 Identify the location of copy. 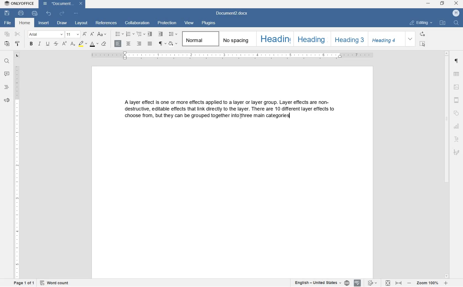
(7, 34).